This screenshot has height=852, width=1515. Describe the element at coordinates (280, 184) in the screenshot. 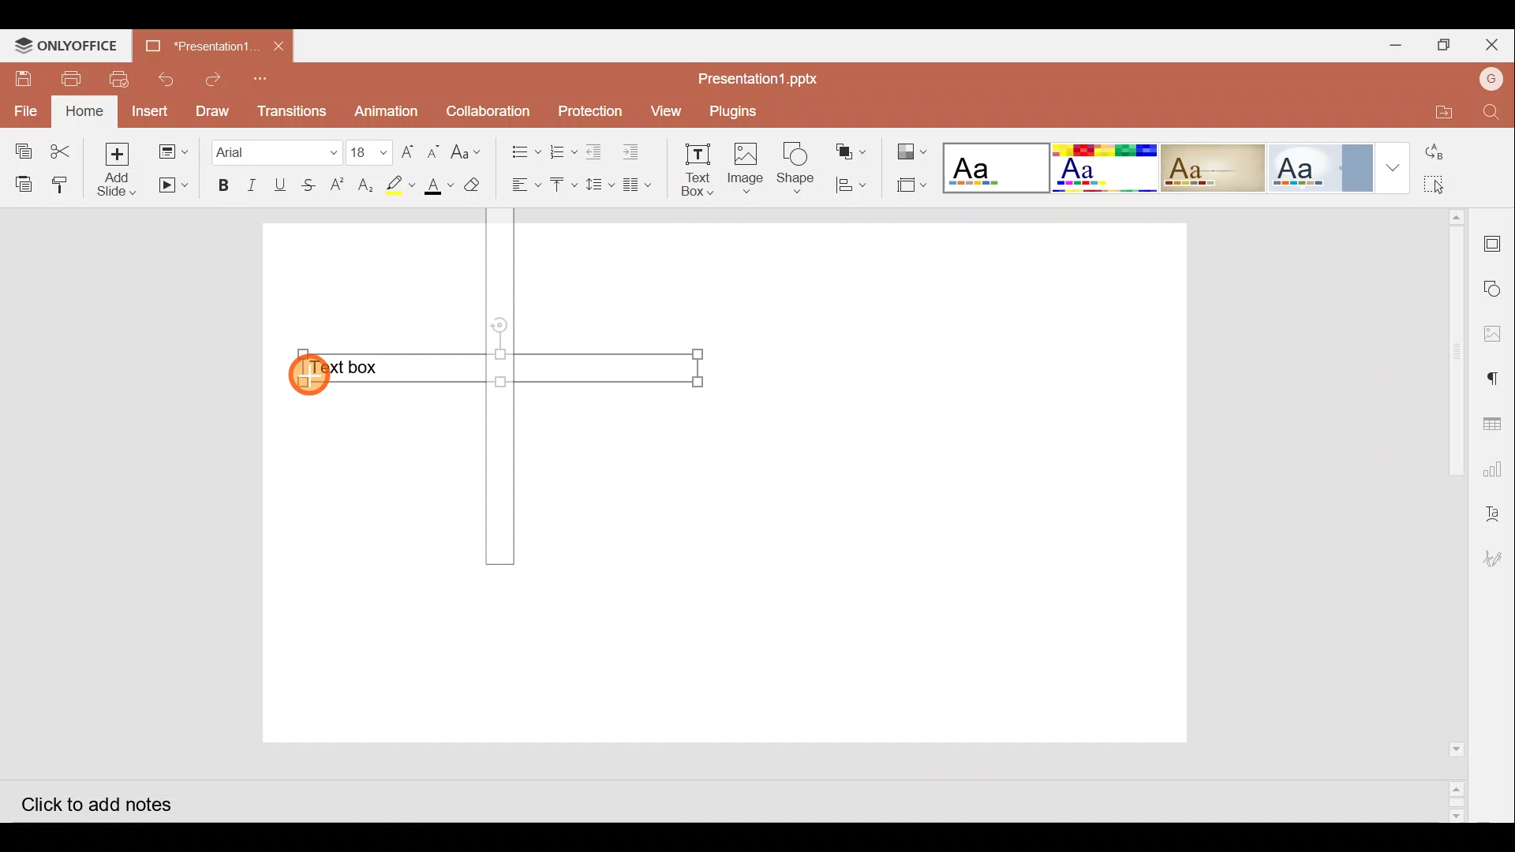

I see `Underline` at that location.